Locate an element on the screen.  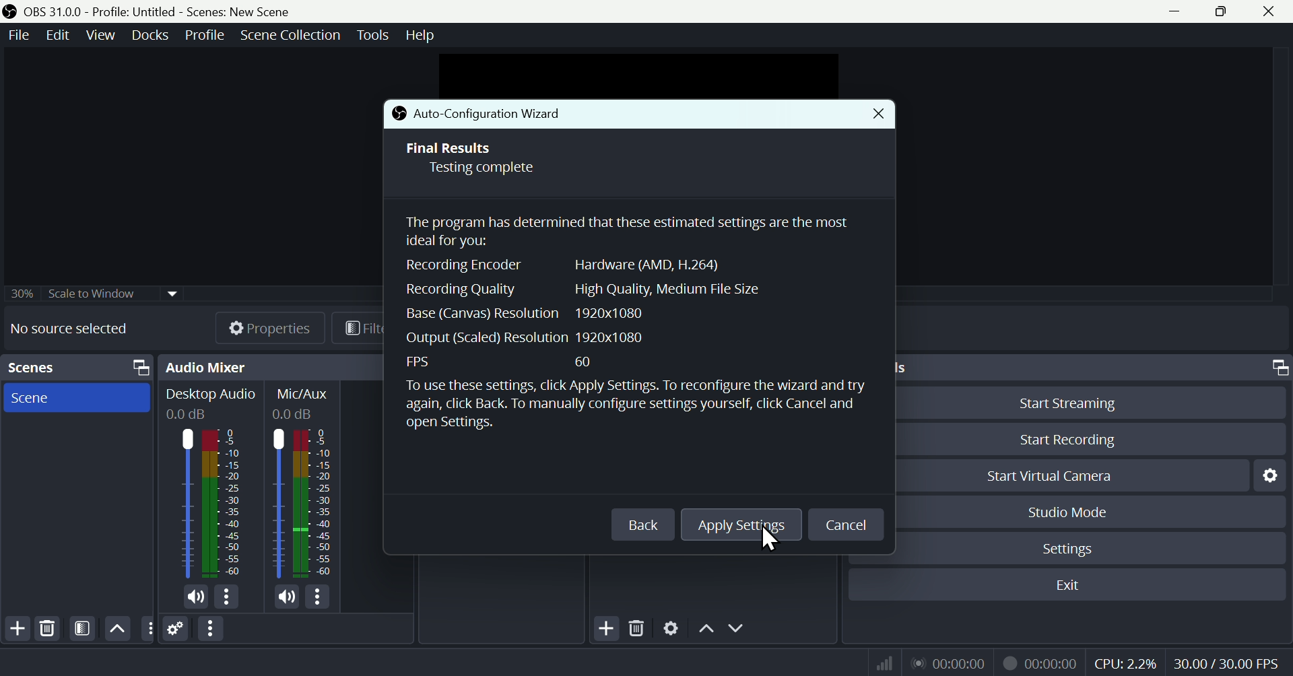
The program has determined that these estimated settings are the most
ideal for you:

Recording Encoder Hardware (AMD, H.264)

Recording Quality High Quality, Medium File Size

Base (Canvas) Resolution 1920x1080

Output (Scaled) Resolution 1920x1080

FPS 60

To use these settings, click Apply Settings. To reconfigure the wizard and try
again, click Back. To manually configure settings yourself, click Cancel and
open Settings. is located at coordinates (638, 347).